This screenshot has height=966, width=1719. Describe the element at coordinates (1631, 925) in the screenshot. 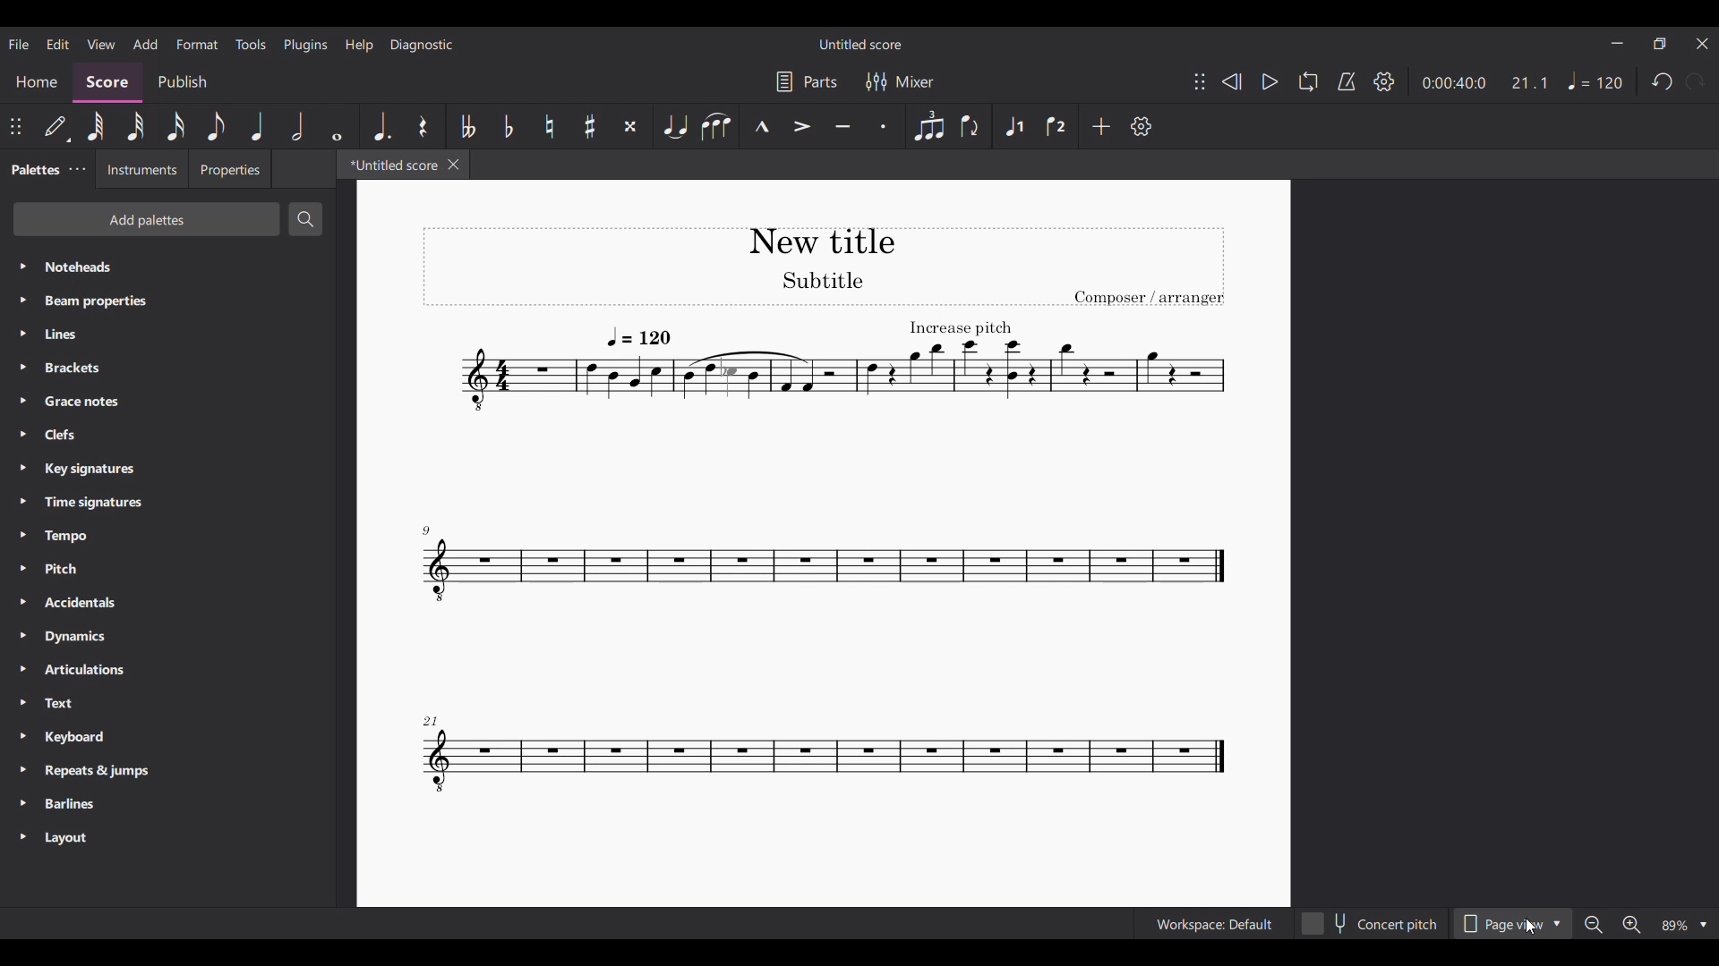

I see `Zoom in` at that location.